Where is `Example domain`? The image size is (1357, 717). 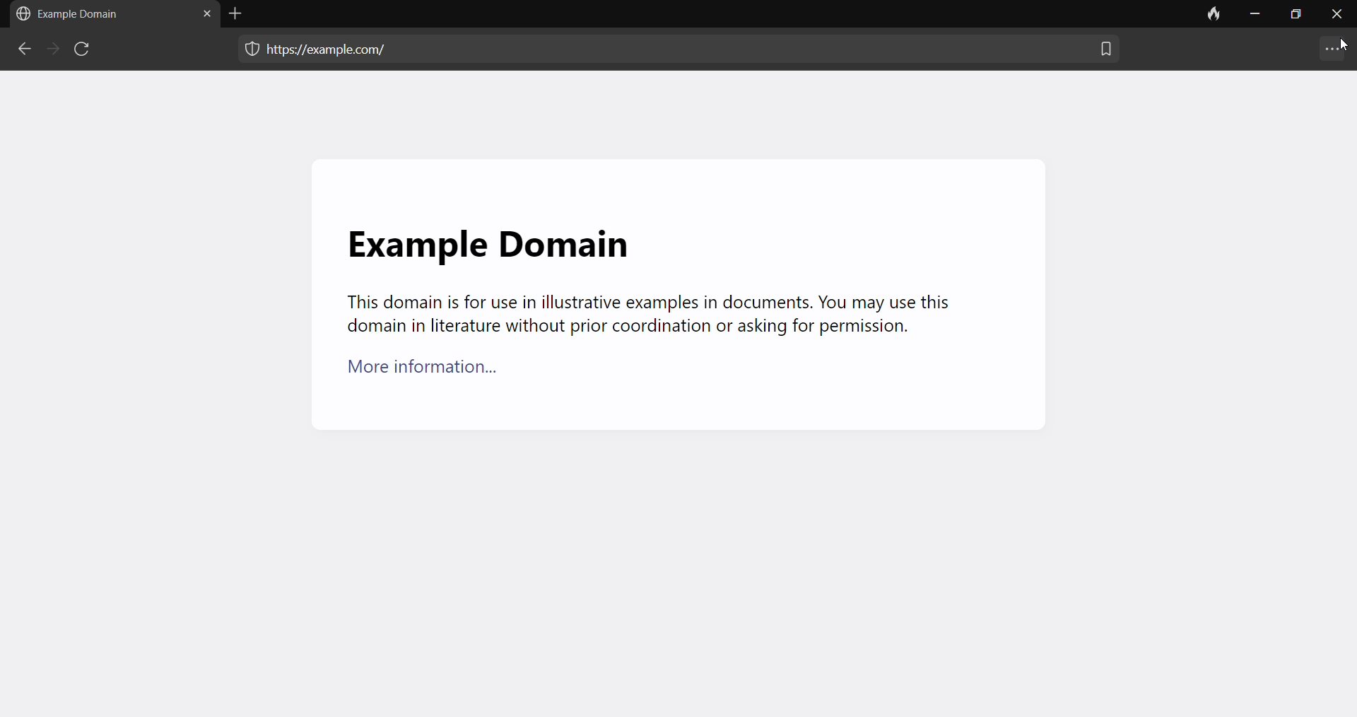
Example domain is located at coordinates (73, 14).